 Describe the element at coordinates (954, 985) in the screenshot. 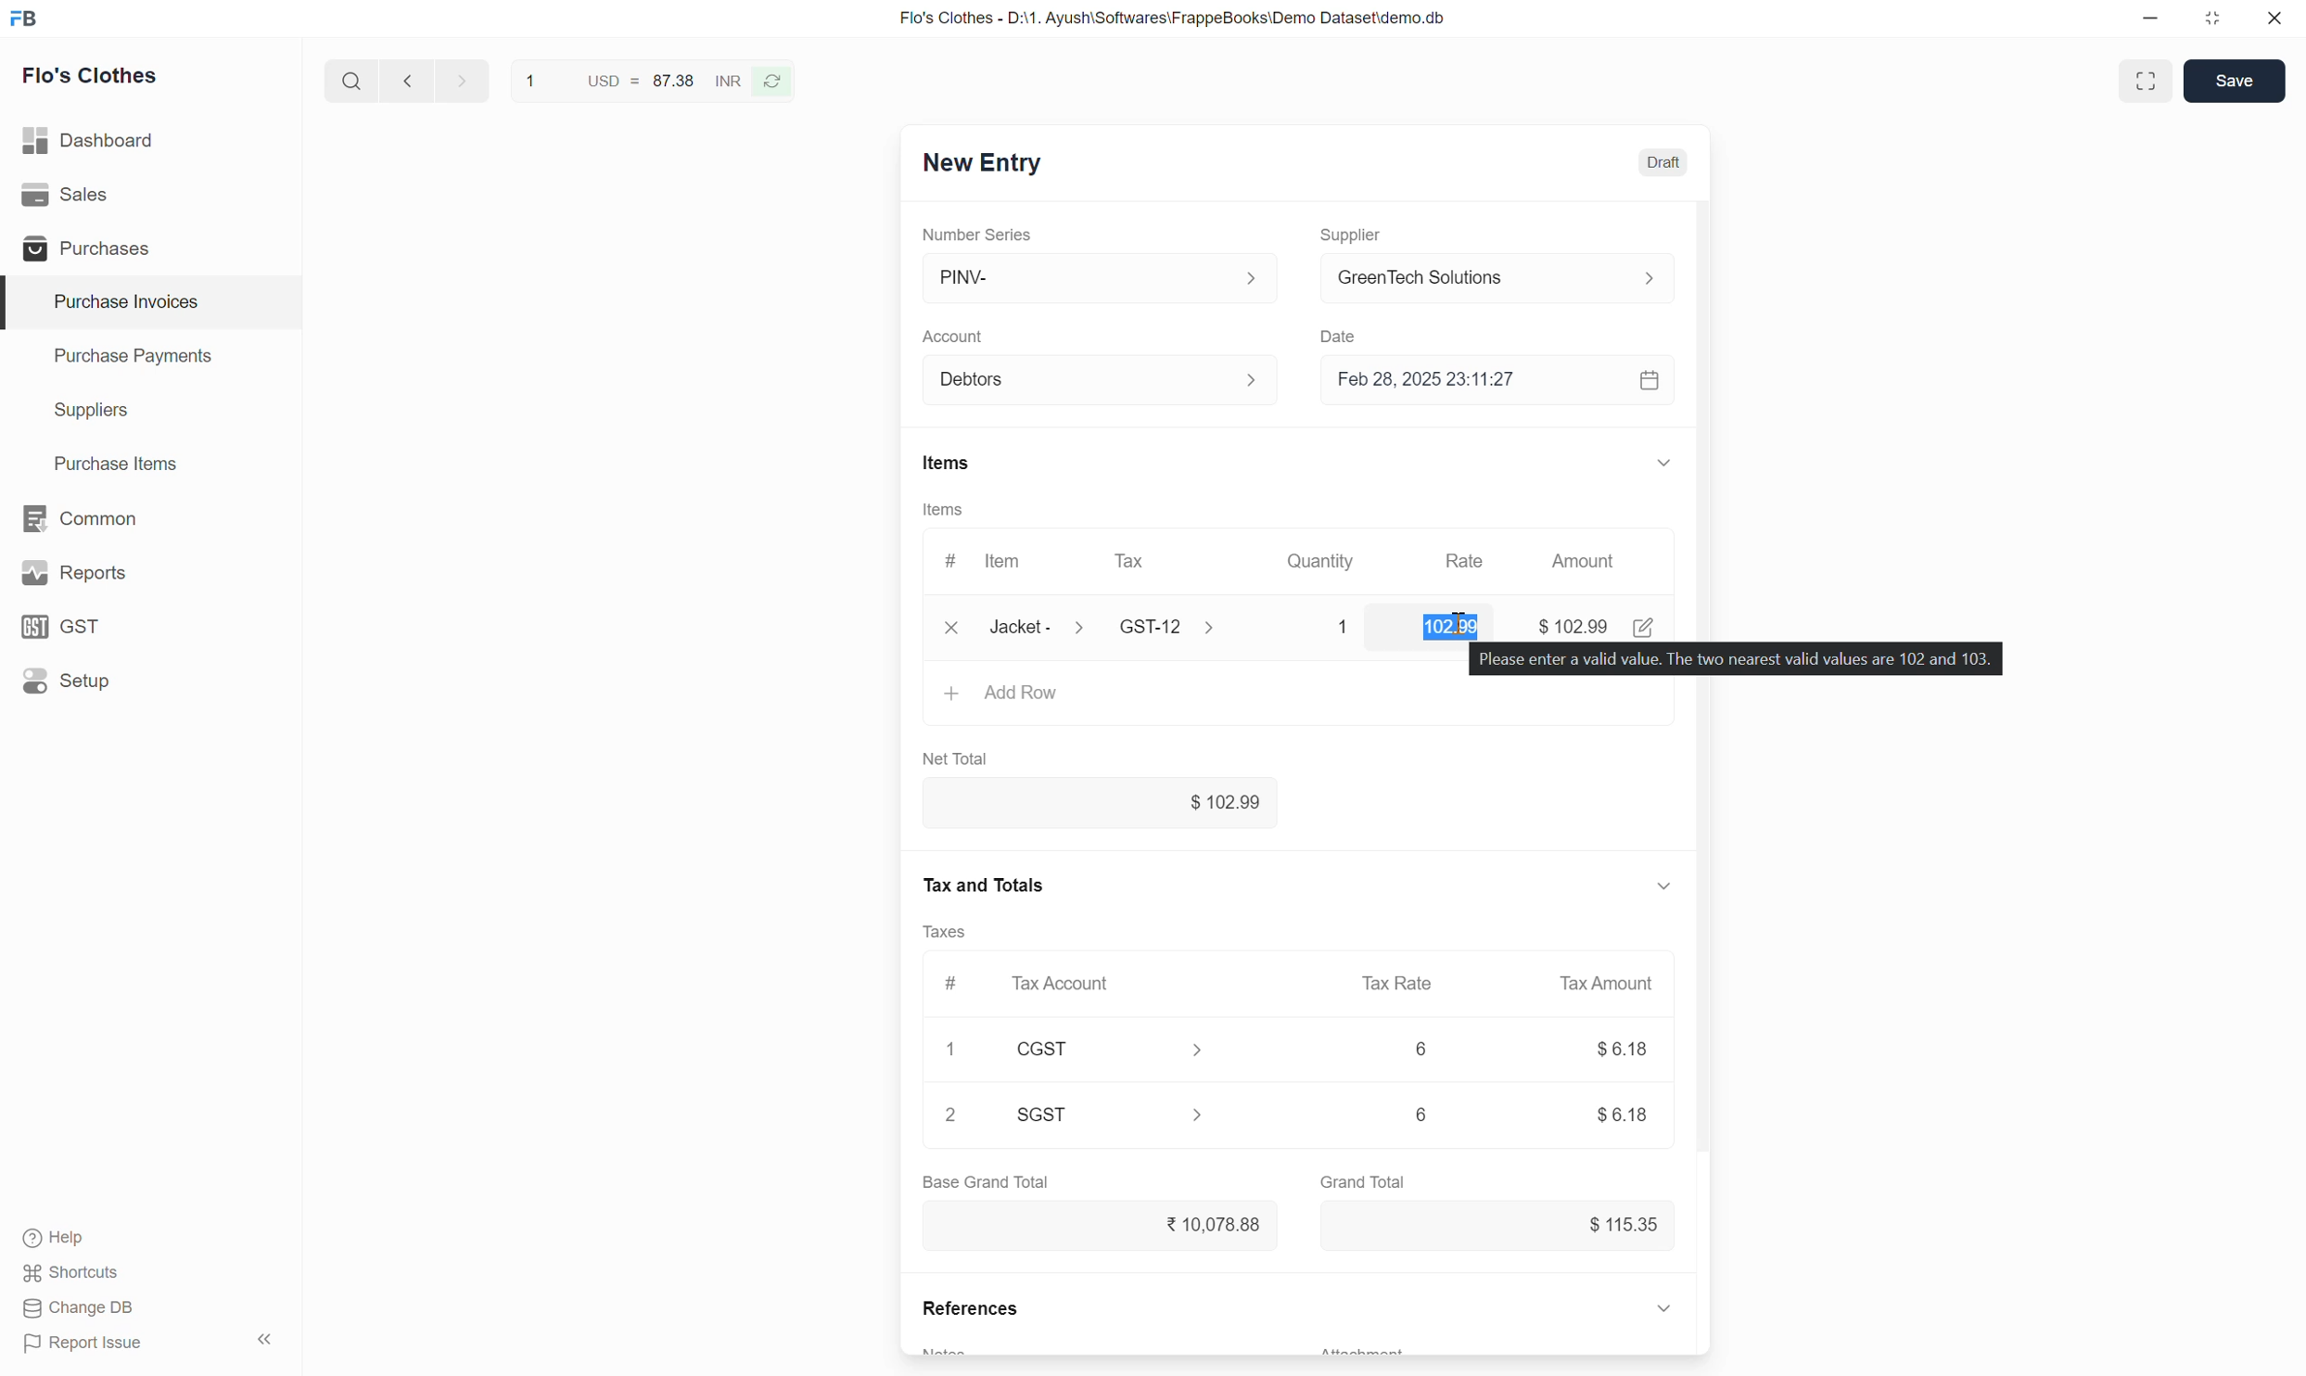

I see `#` at that location.